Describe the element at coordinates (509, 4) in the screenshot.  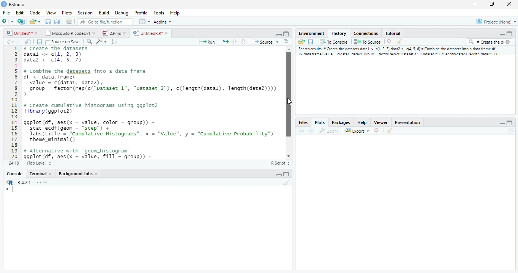
I see `Close` at that location.